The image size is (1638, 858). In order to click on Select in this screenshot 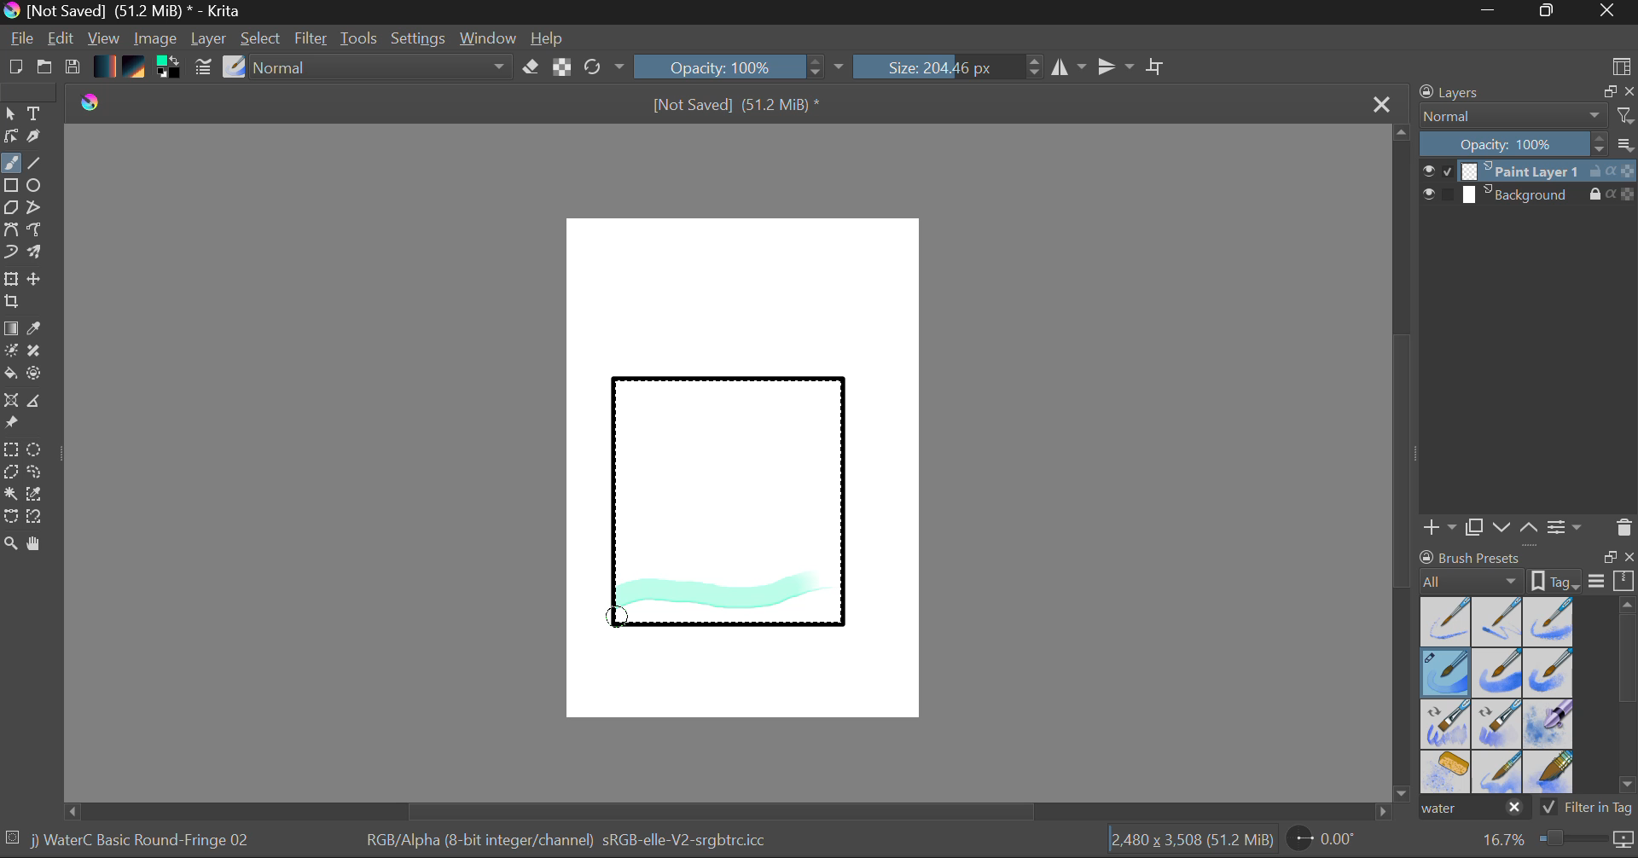, I will do `click(10, 114)`.